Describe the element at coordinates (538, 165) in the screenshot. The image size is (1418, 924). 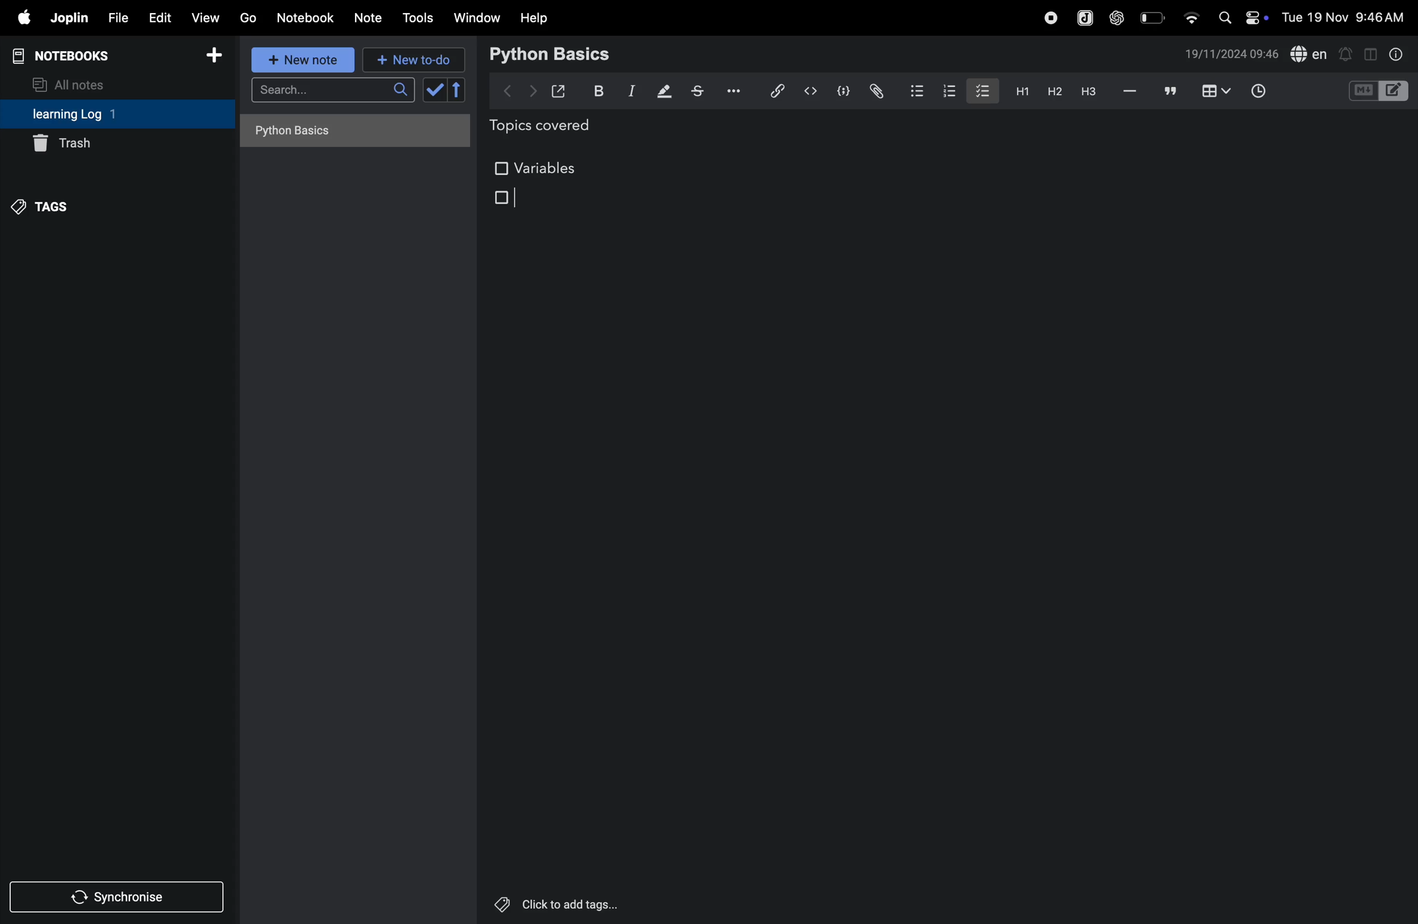
I see `variables` at that location.